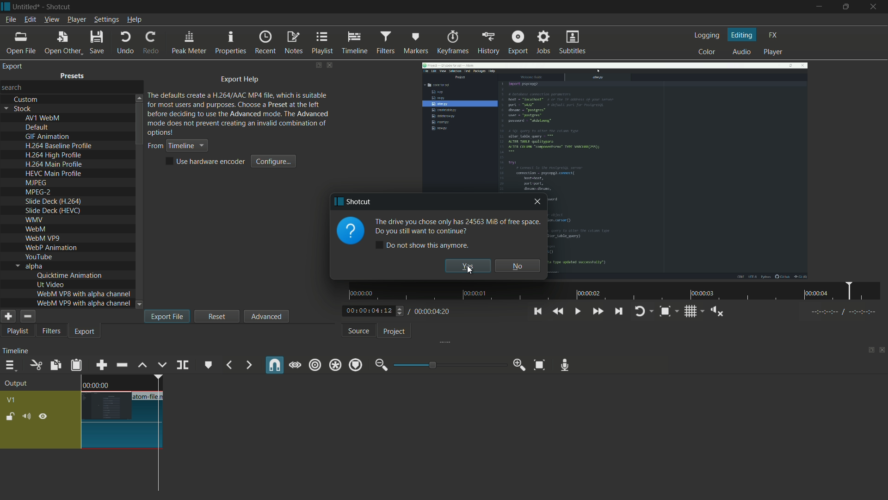 This screenshot has width=888, height=500. What do you see at coordinates (396, 332) in the screenshot?
I see `project` at bounding box center [396, 332].